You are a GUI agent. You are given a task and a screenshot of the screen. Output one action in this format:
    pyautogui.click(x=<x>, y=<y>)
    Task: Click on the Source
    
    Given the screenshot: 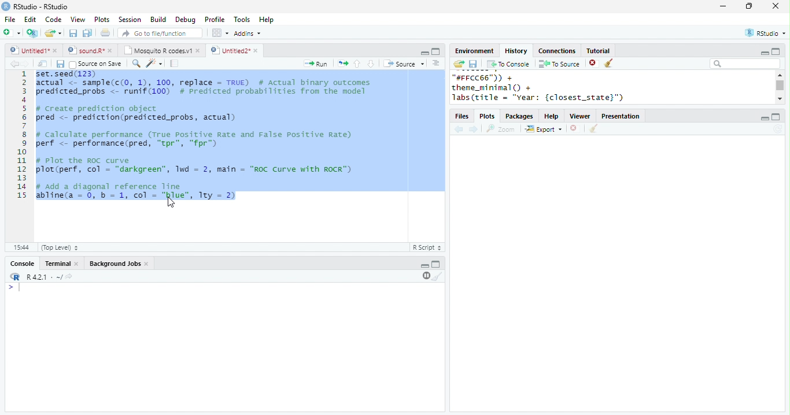 What is the action you would take?
    pyautogui.click(x=405, y=64)
    